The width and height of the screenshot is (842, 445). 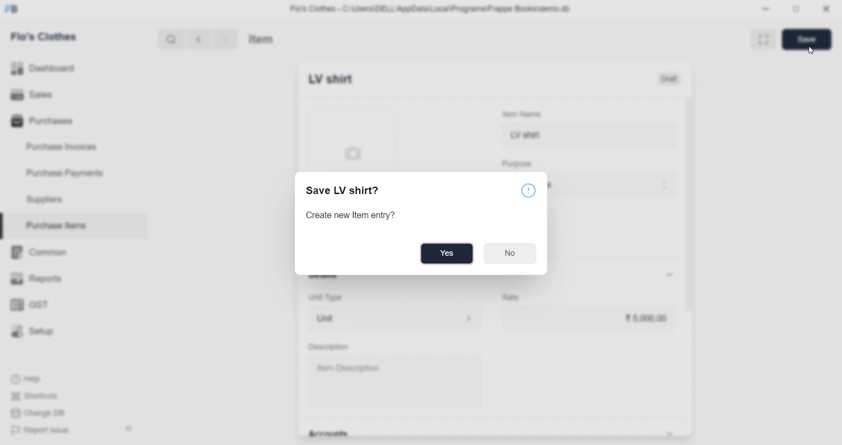 I want to click on Yes, so click(x=447, y=253).